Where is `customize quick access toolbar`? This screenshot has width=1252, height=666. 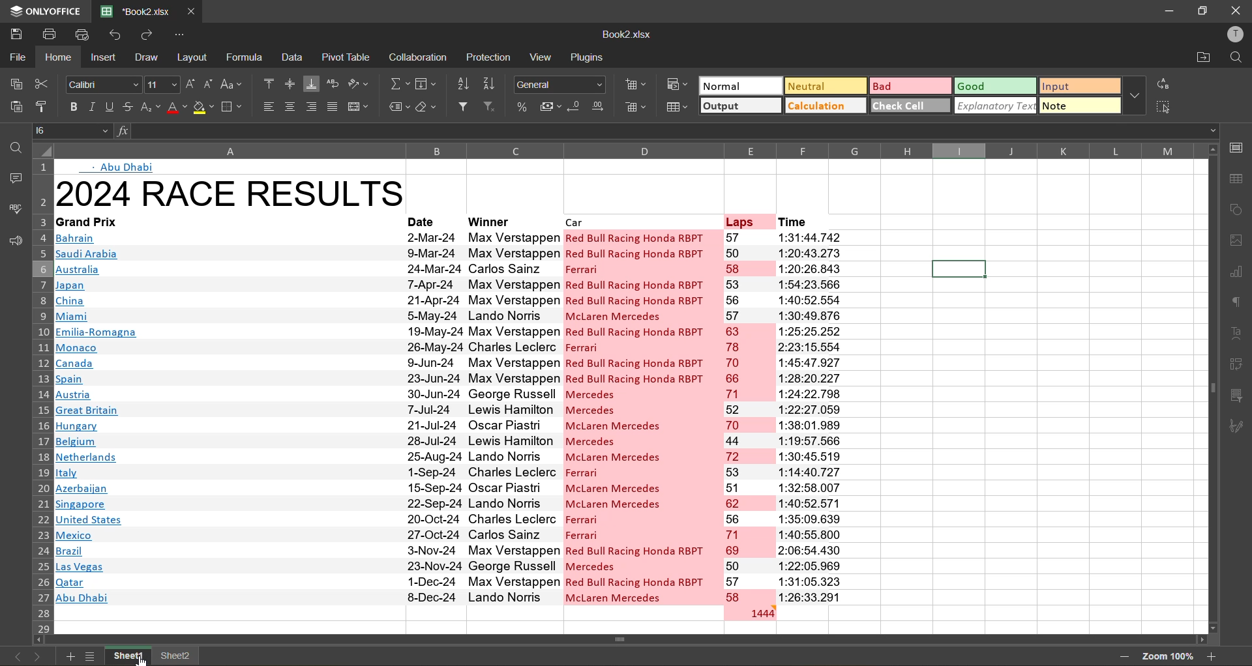 customize quick access toolbar is located at coordinates (181, 35).